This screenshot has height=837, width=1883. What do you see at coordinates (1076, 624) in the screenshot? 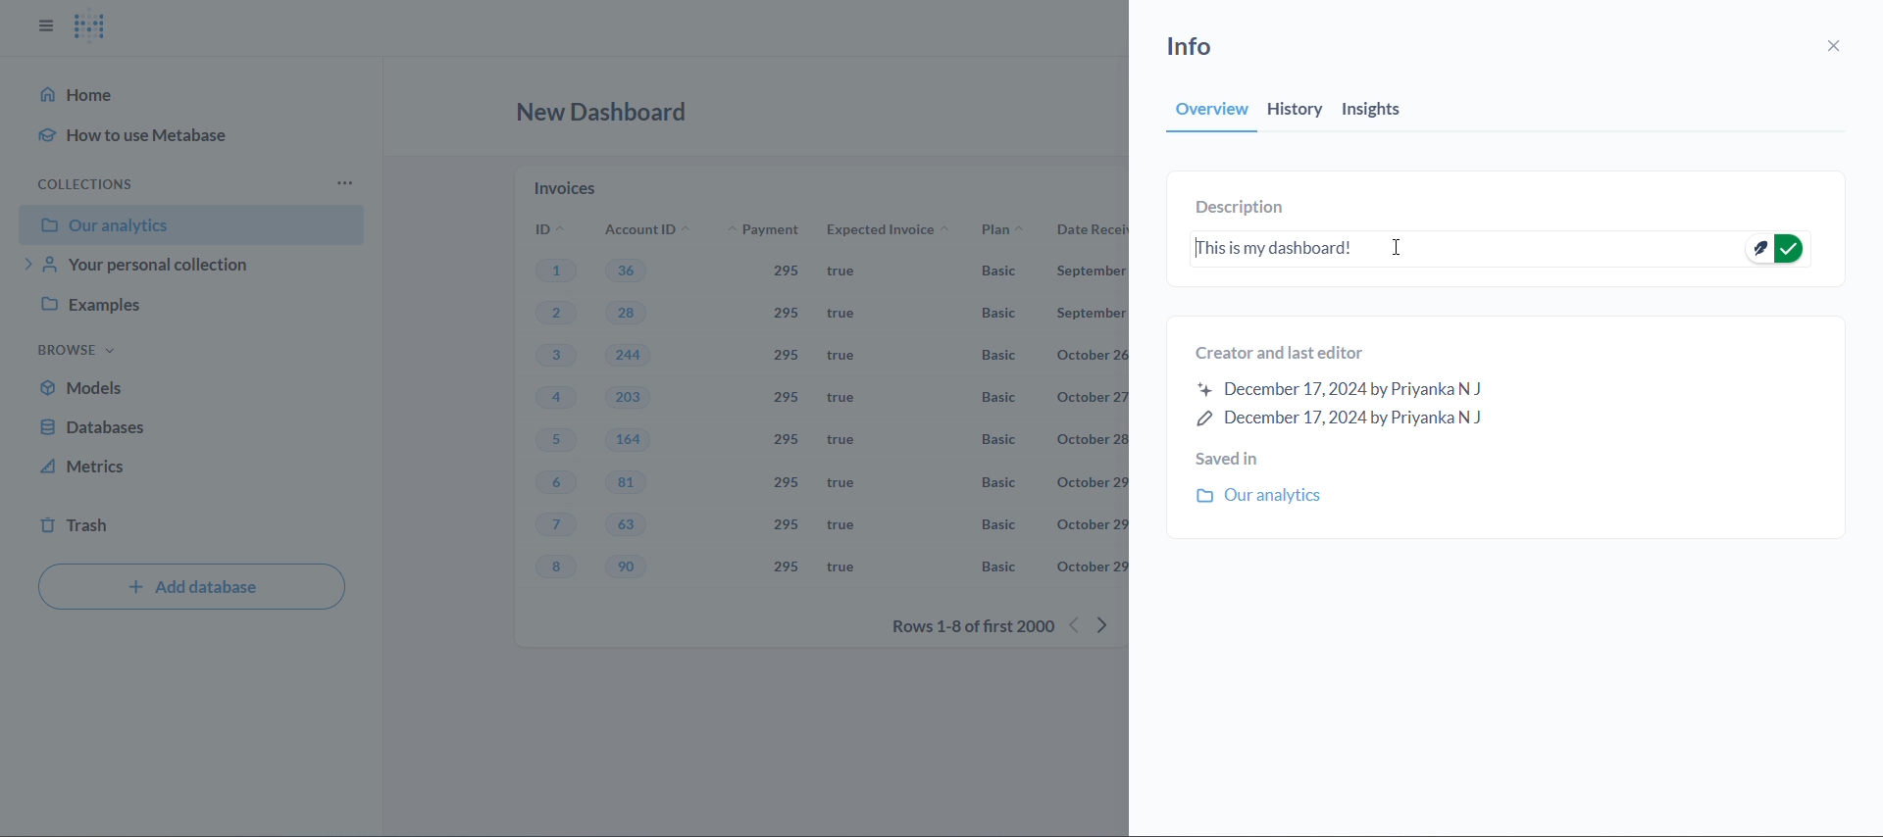
I see `previous rows` at bounding box center [1076, 624].